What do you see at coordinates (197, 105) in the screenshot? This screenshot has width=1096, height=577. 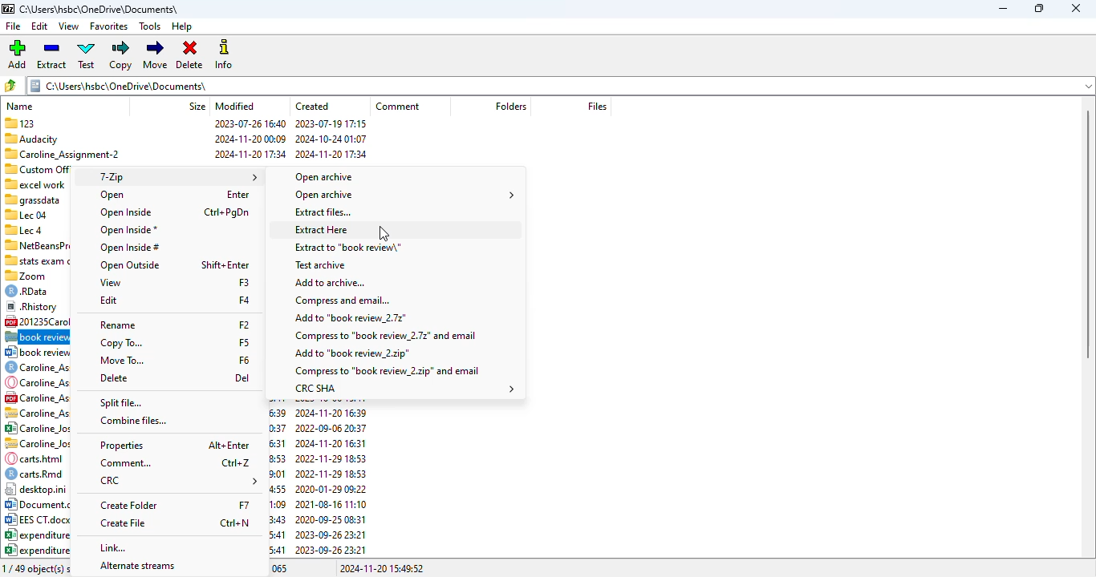 I see `size` at bounding box center [197, 105].